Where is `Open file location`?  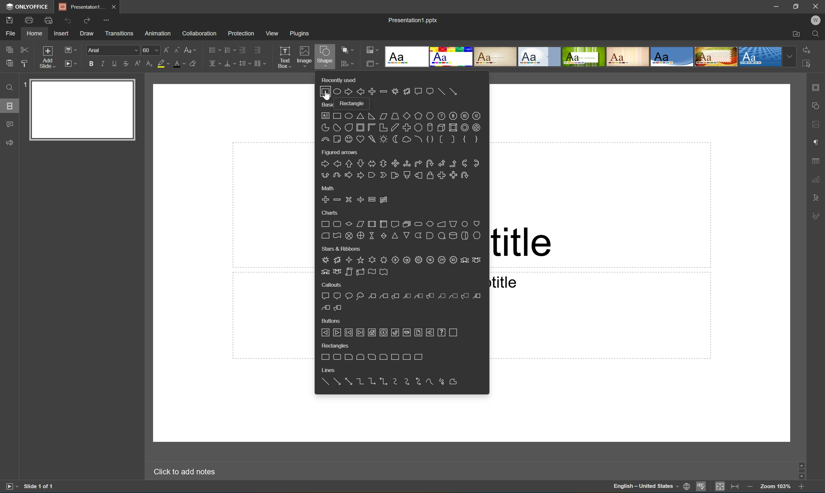 Open file location is located at coordinates (796, 34).